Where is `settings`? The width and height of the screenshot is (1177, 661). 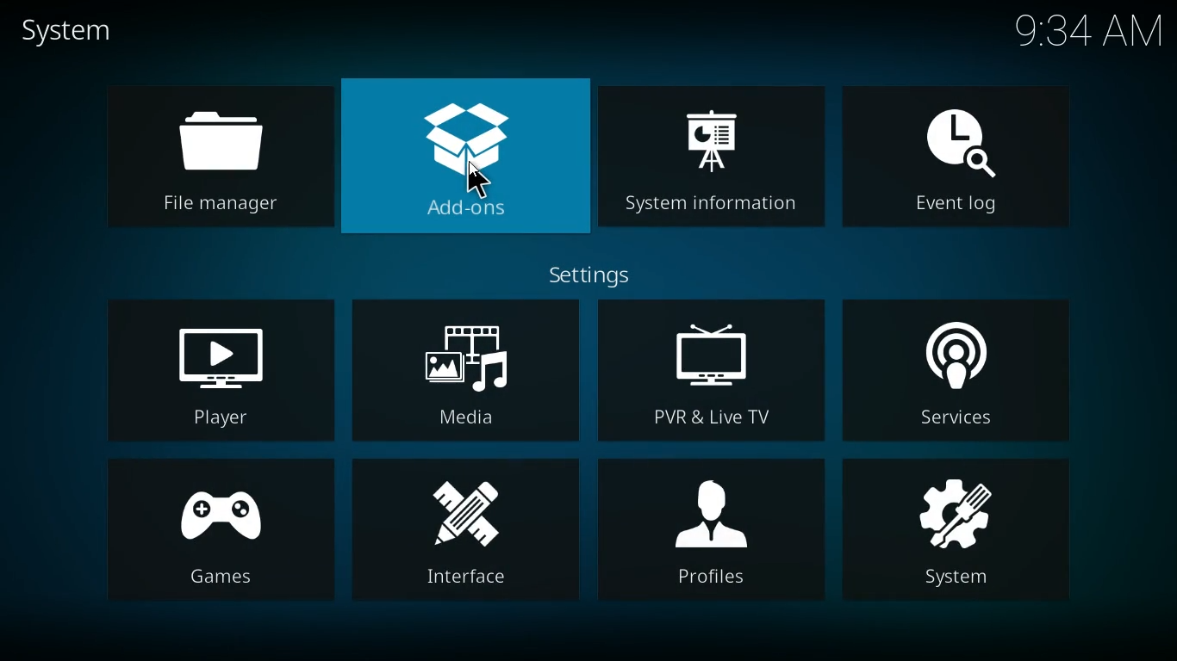
settings is located at coordinates (588, 275).